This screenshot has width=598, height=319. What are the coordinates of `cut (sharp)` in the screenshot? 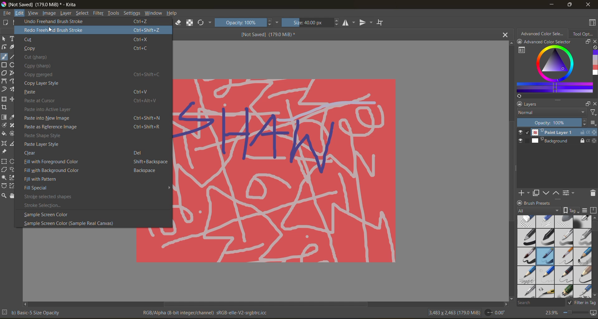 It's located at (39, 57).